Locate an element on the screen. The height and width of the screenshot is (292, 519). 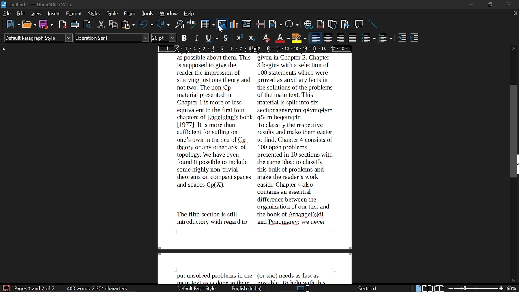
find and replace is located at coordinates (180, 24).